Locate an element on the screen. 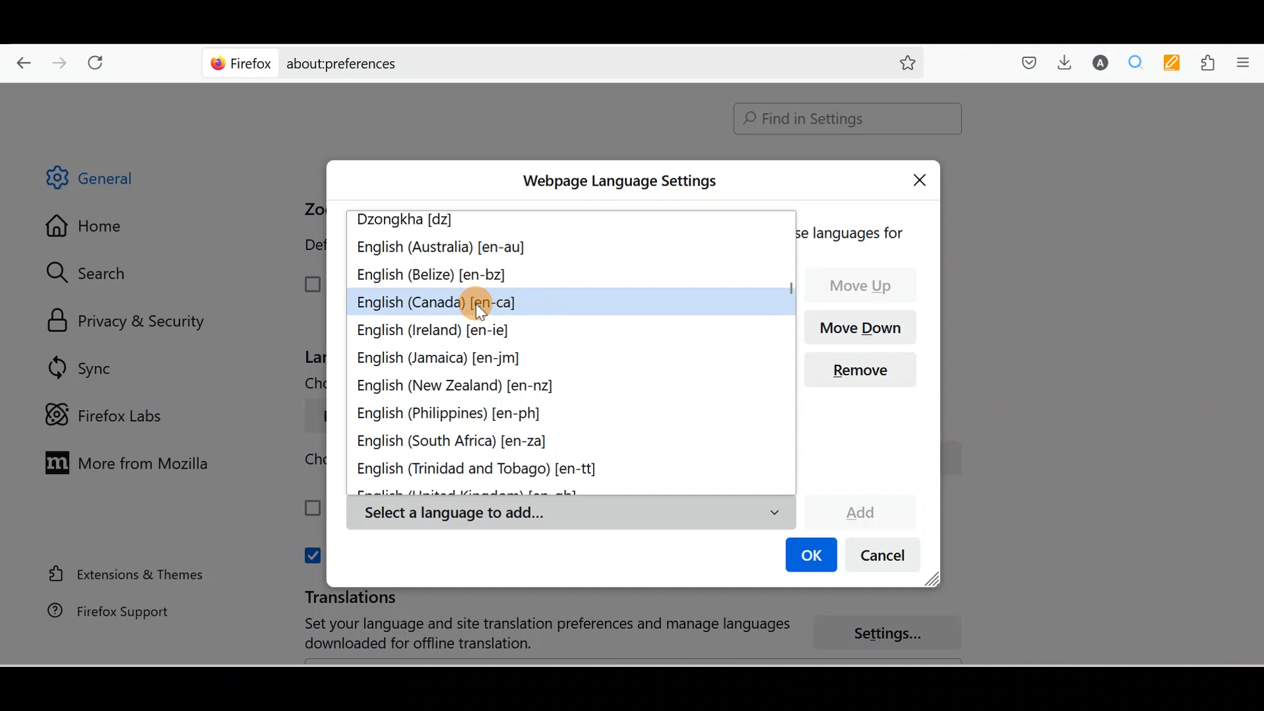 The width and height of the screenshot is (1264, 711). Go forward back one page is located at coordinates (61, 62).